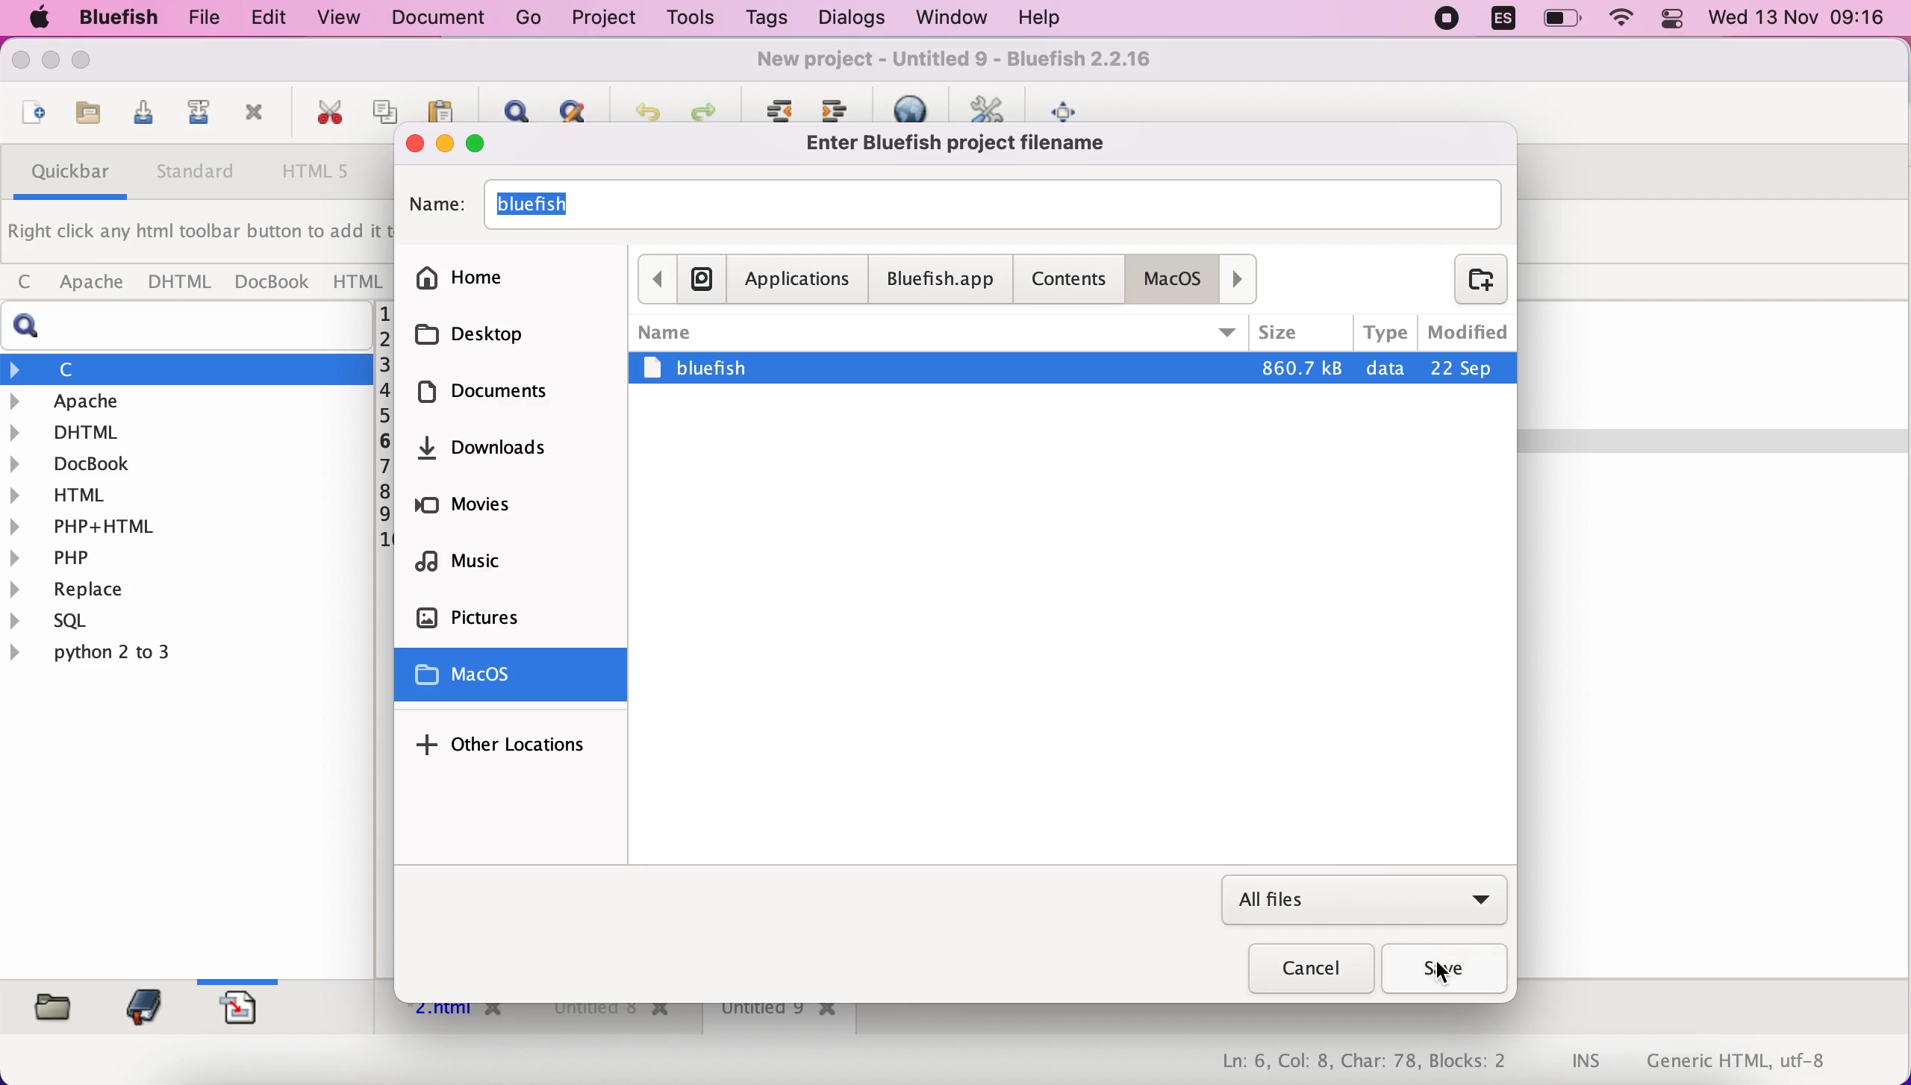 This screenshot has height=1085, width=1911. I want to click on title, so click(964, 62).